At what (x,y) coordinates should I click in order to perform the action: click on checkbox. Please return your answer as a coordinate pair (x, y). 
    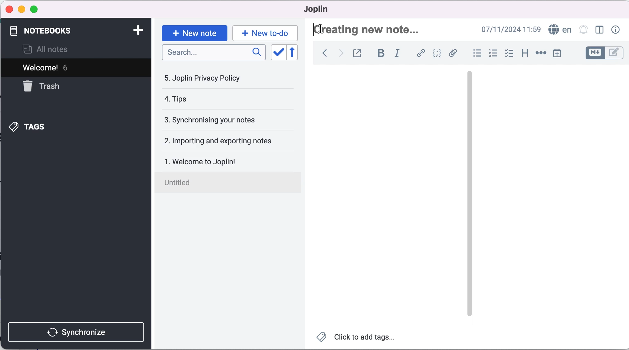
    Looking at the image, I should click on (510, 53).